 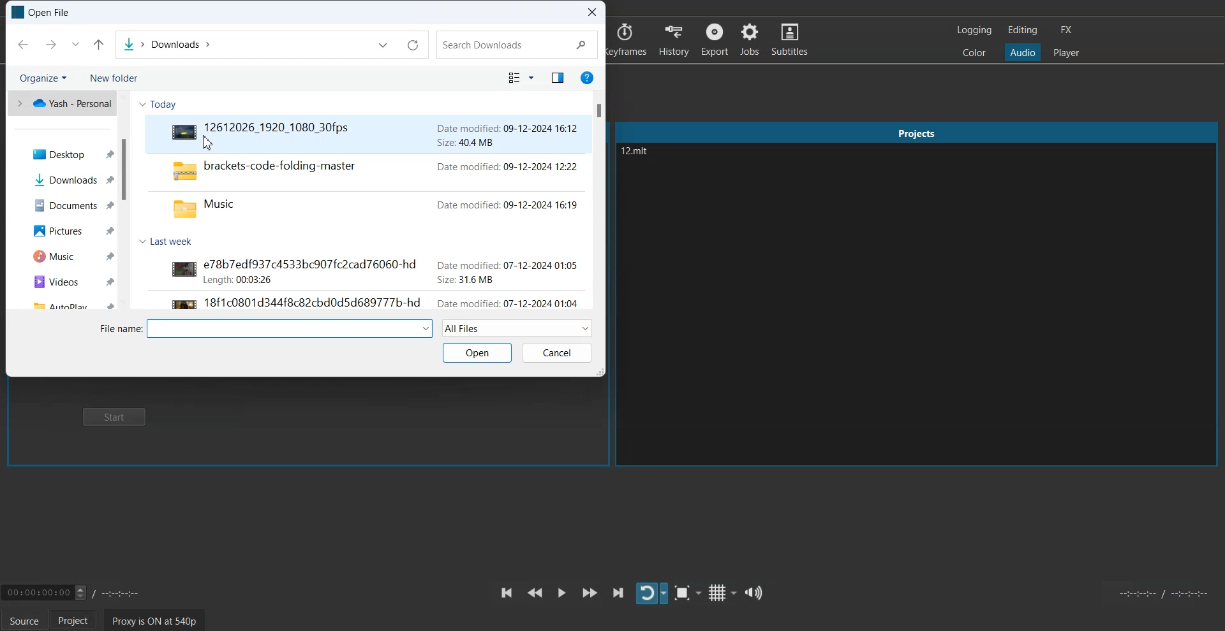 I want to click on Toggle Zoom, so click(x=688, y=593).